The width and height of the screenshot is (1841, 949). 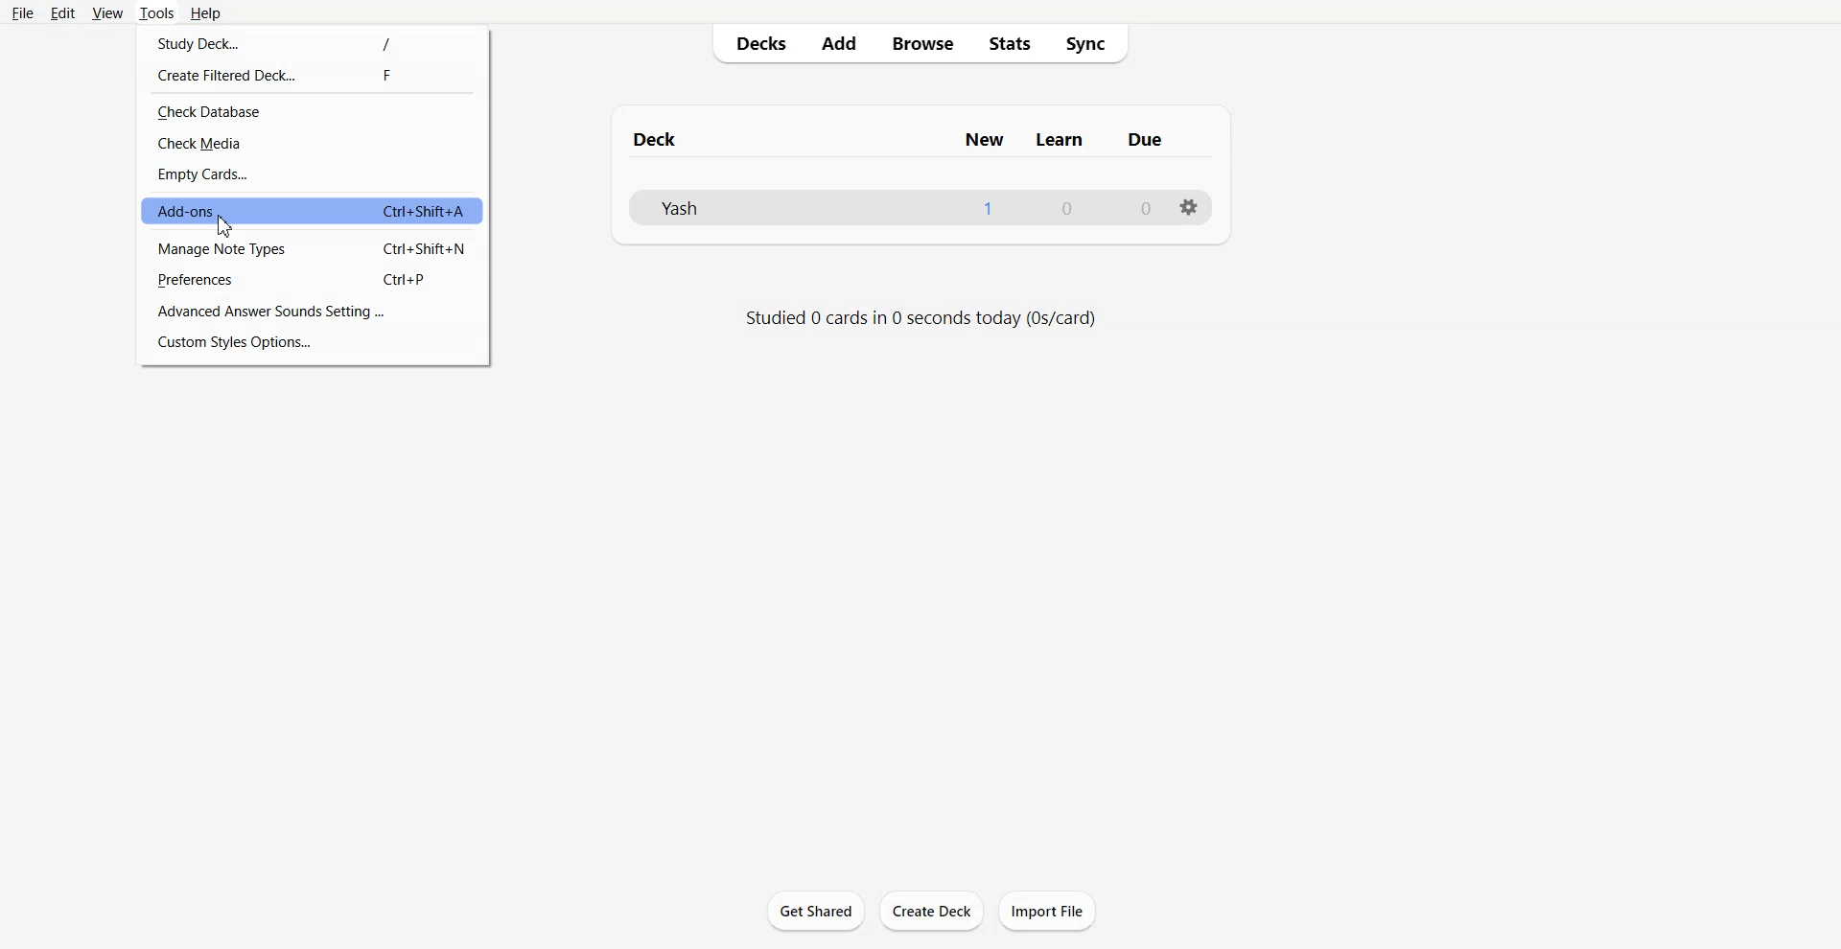 I want to click on Add, so click(x=840, y=44).